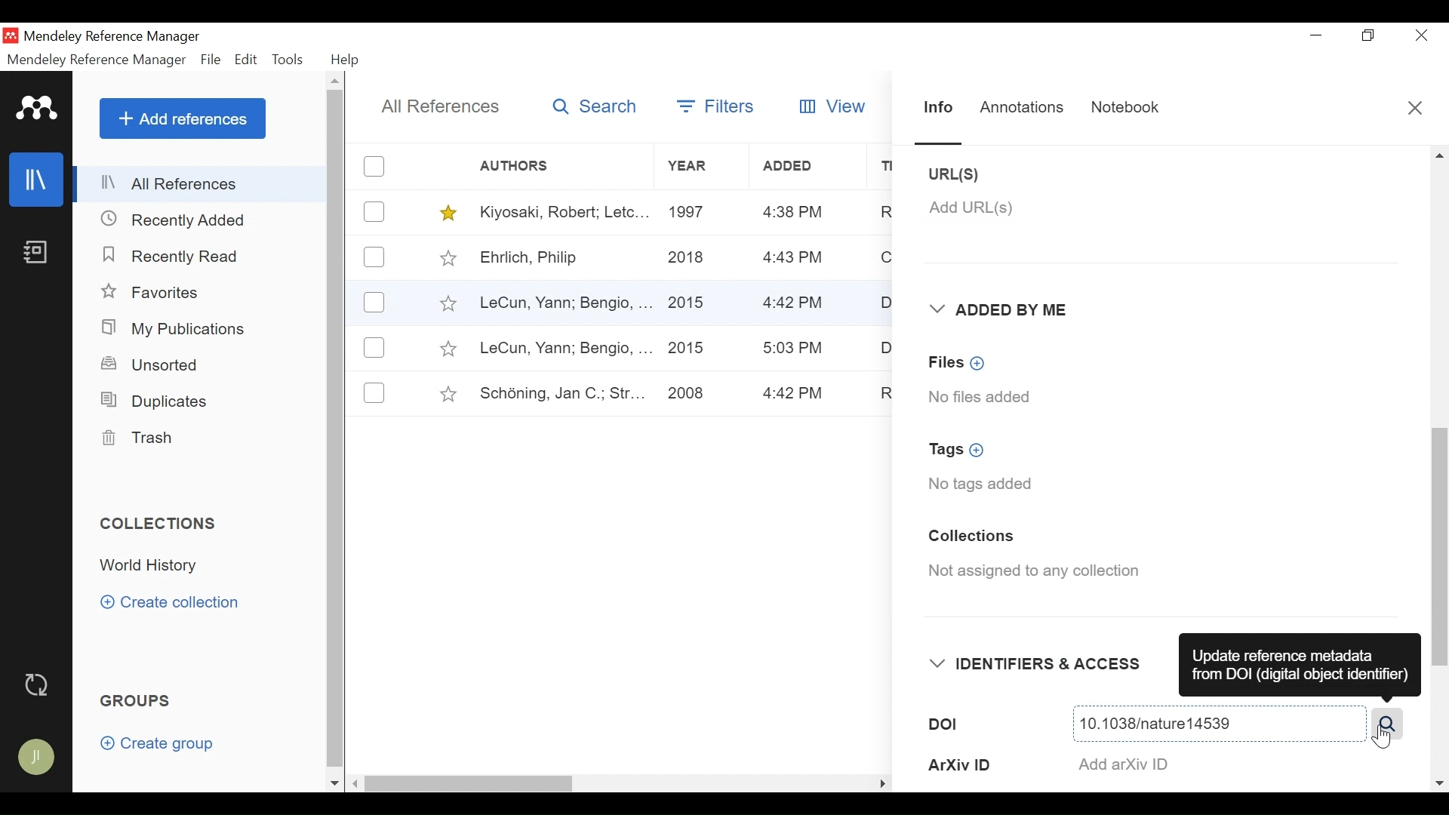 The height and width of the screenshot is (815, 1449). What do you see at coordinates (12, 35) in the screenshot?
I see `Mendeley Desktop Icon` at bounding box center [12, 35].